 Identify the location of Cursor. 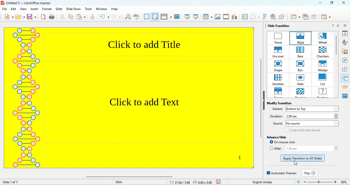
(297, 163).